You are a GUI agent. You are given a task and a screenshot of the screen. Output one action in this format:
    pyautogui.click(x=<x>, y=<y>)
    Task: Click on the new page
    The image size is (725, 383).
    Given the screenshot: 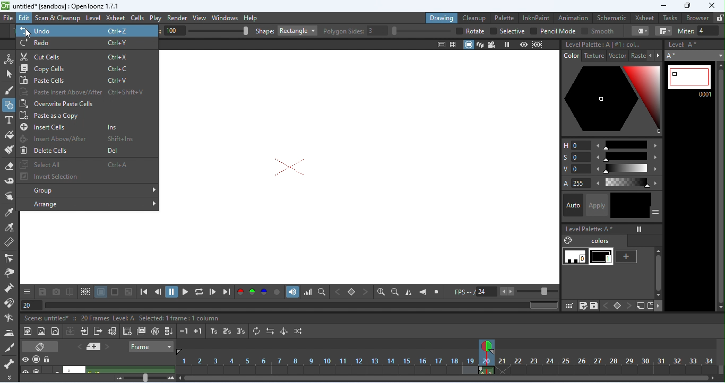 What is the action you would take?
    pyautogui.click(x=651, y=306)
    